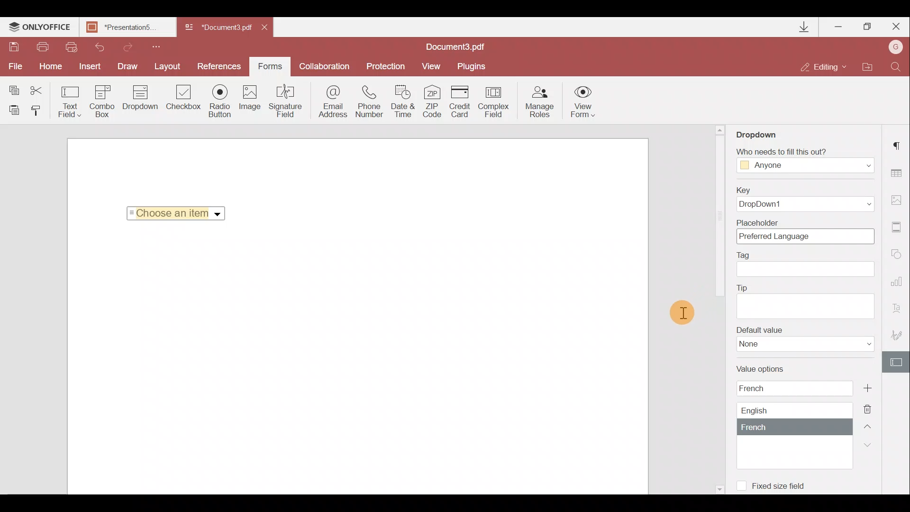 This screenshot has width=910, height=512. What do you see at coordinates (333, 103) in the screenshot?
I see `Email address` at bounding box center [333, 103].